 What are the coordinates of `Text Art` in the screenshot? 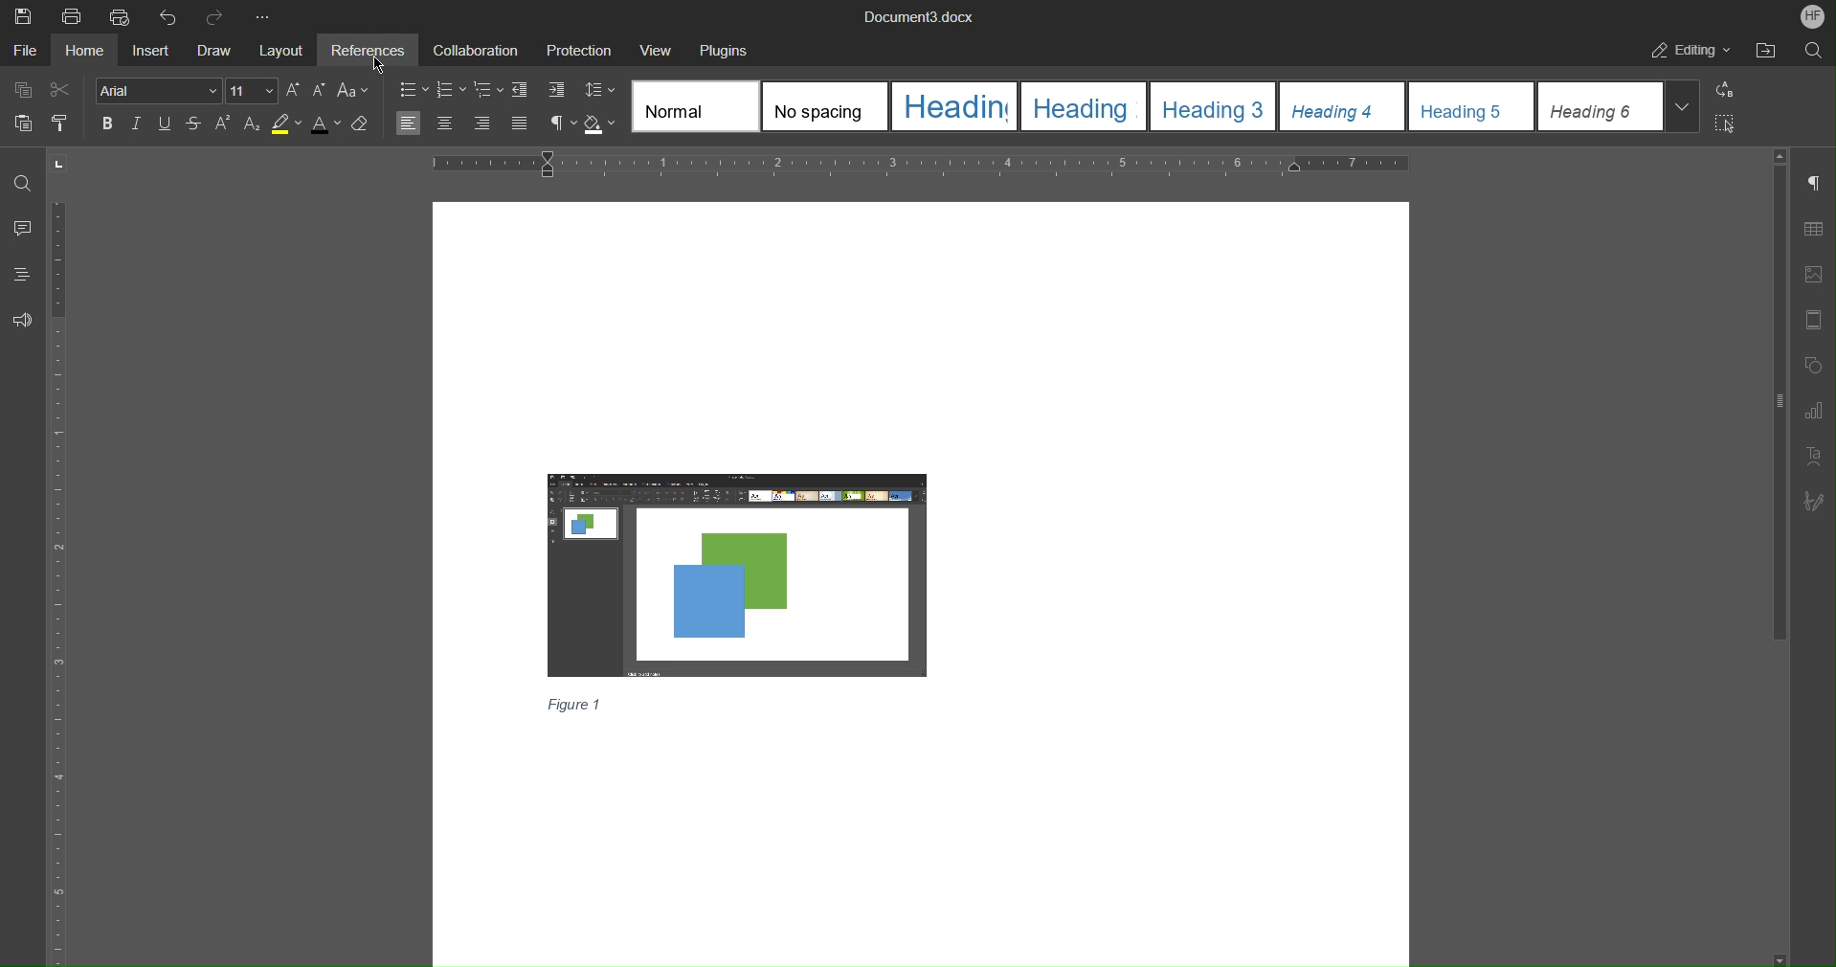 It's located at (1813, 460).